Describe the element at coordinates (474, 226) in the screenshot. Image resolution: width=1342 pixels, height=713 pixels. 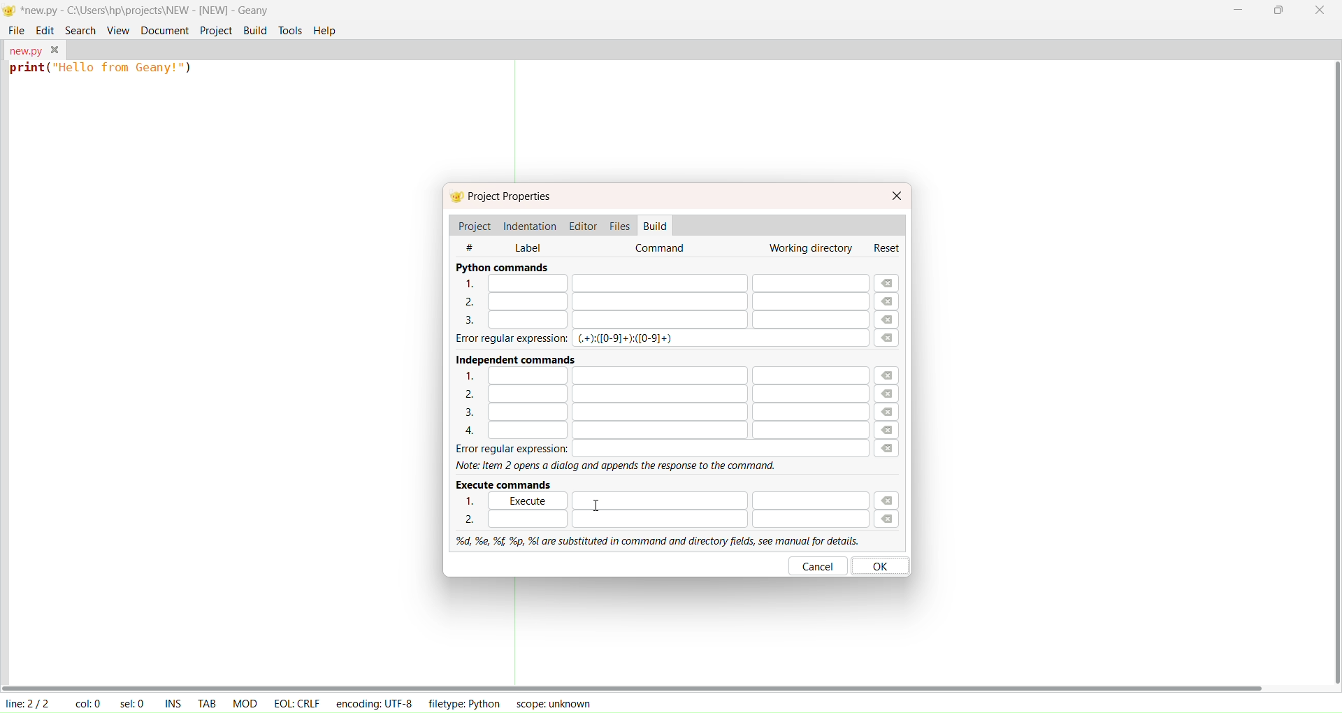
I see `project` at that location.